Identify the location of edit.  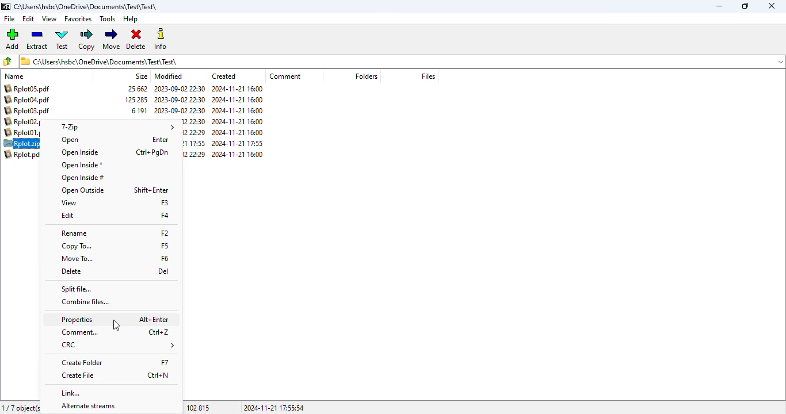
(68, 216).